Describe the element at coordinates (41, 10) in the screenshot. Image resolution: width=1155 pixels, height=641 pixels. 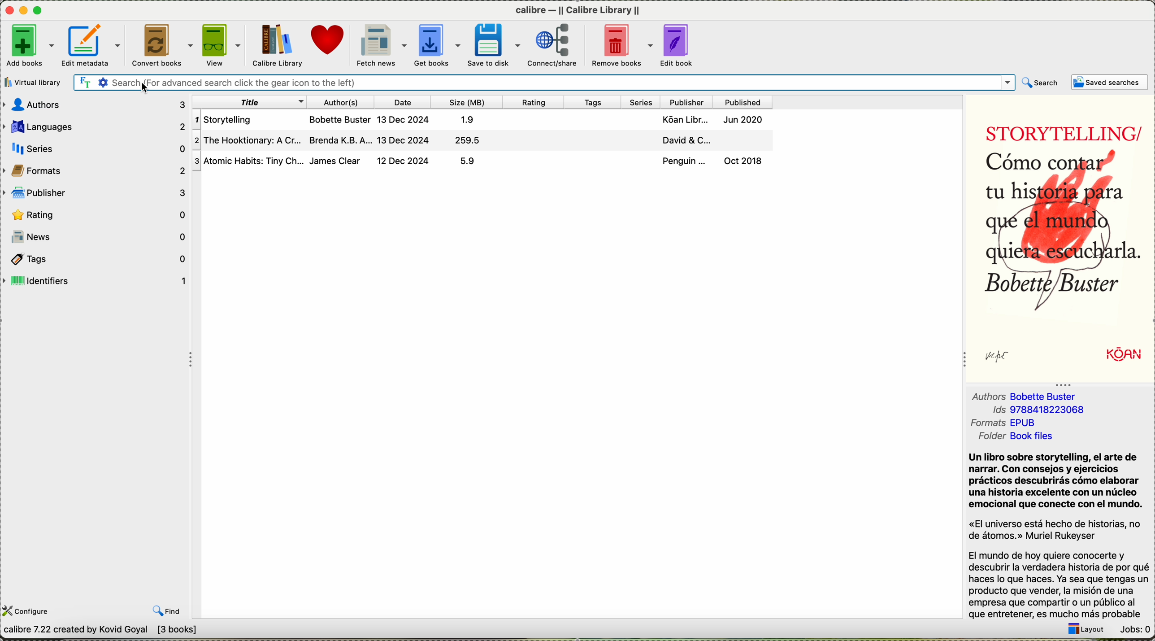
I see `maximize ` at that location.